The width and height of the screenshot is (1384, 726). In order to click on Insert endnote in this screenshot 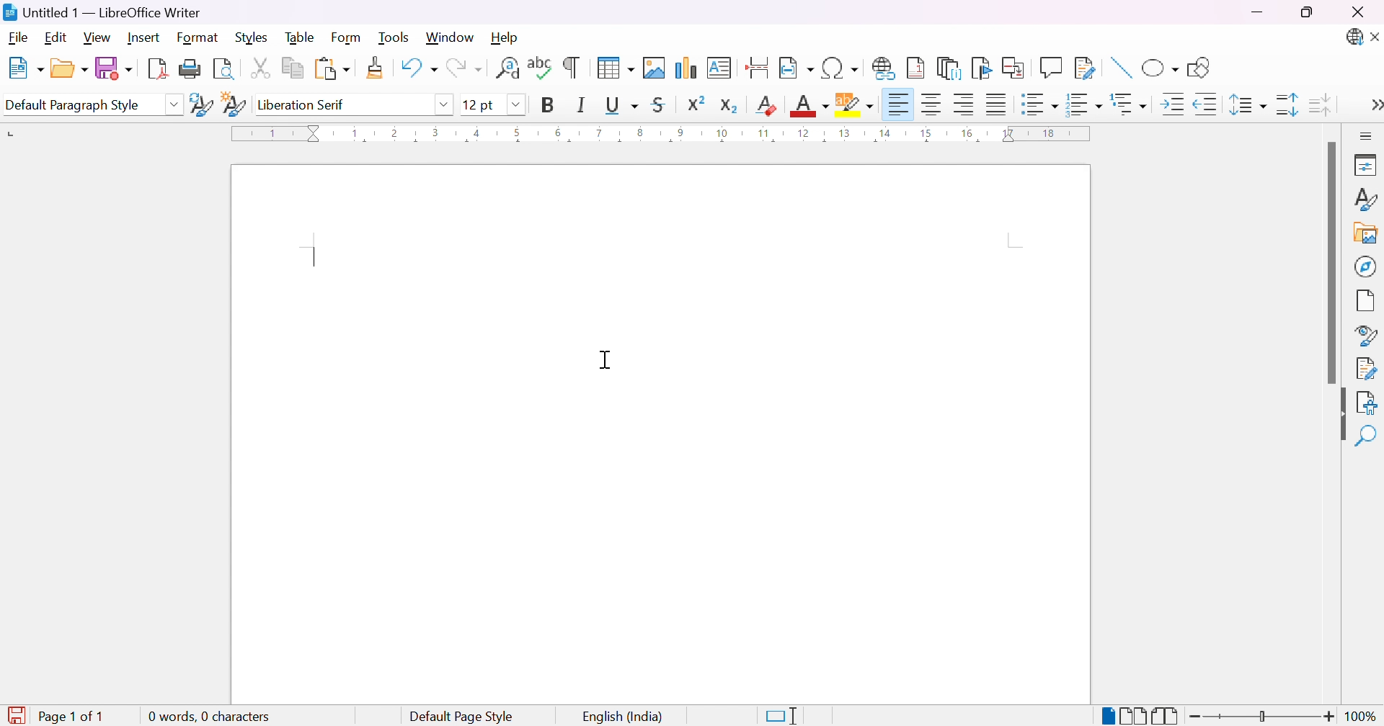, I will do `click(949, 68)`.